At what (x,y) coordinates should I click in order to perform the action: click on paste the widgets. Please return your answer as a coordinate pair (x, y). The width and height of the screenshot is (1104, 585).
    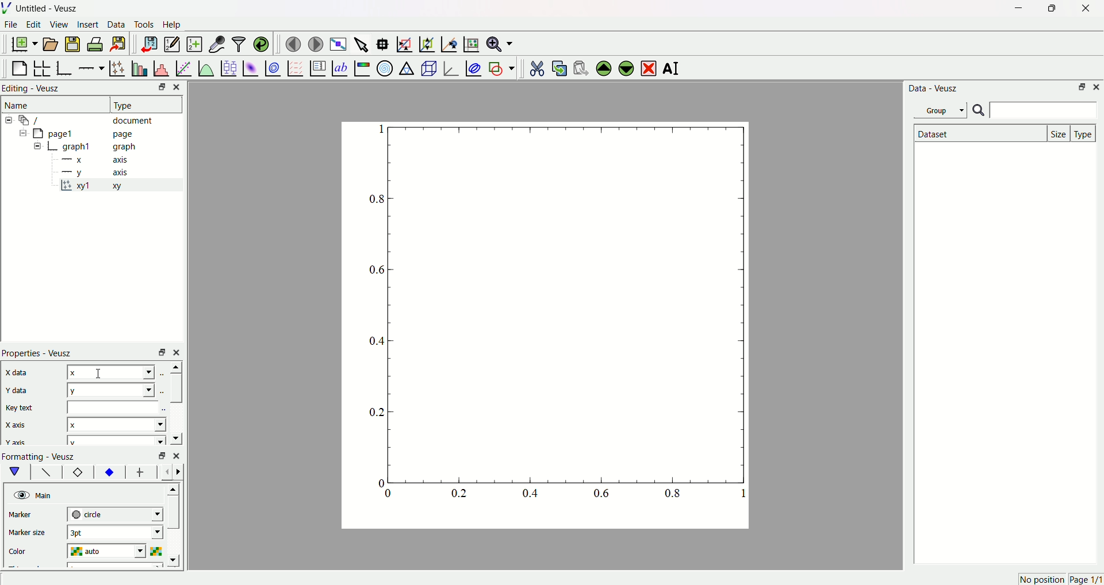
    Looking at the image, I should click on (581, 67).